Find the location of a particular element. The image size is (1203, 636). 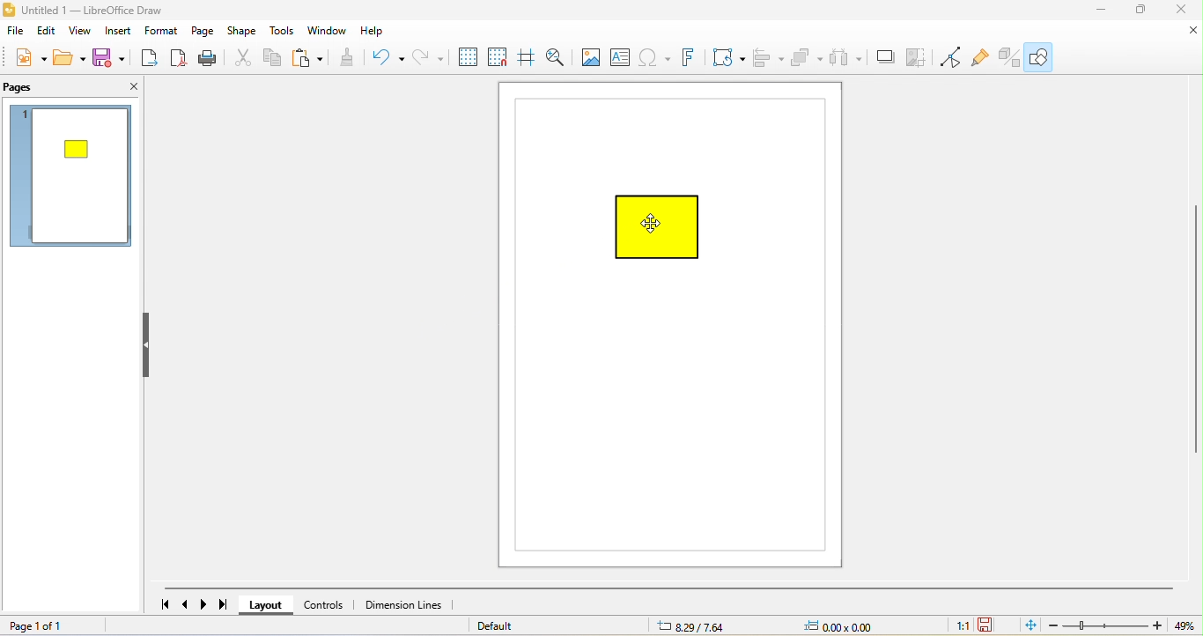

cut is located at coordinates (242, 57).